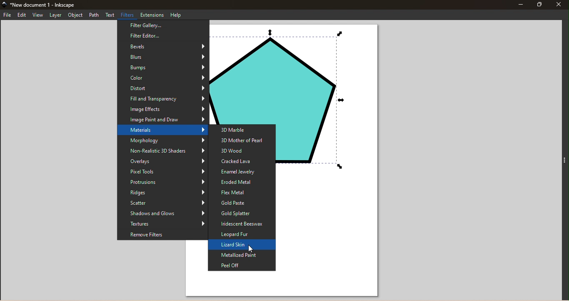 Image resolution: width=569 pixels, height=301 pixels. What do you see at coordinates (162, 140) in the screenshot?
I see `Morphology` at bounding box center [162, 140].